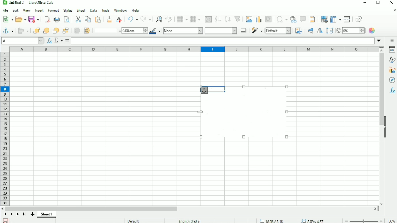 The height and width of the screenshot is (223, 397). I want to click on Data, so click(93, 10).